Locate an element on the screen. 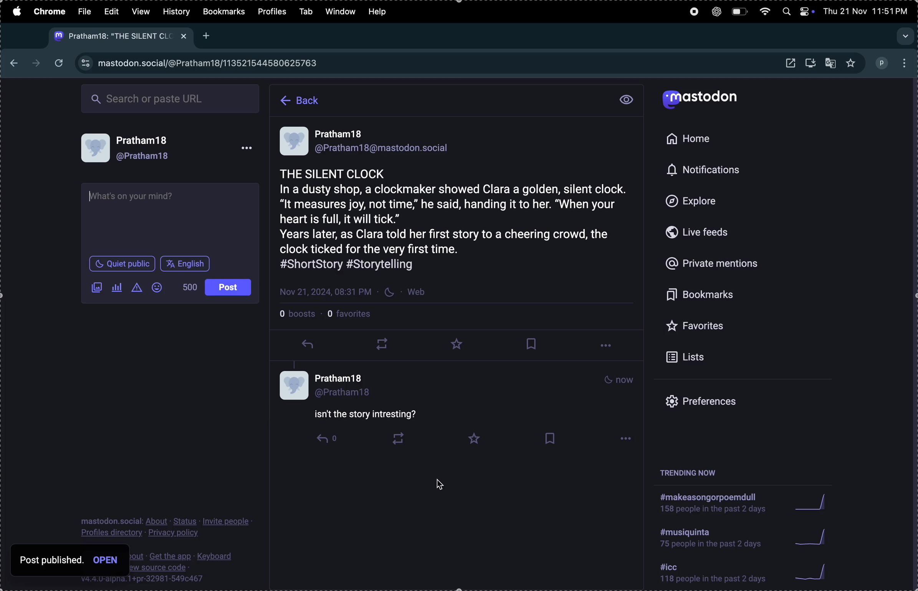 The height and width of the screenshot is (591, 918). apple widgets is located at coordinates (806, 11).